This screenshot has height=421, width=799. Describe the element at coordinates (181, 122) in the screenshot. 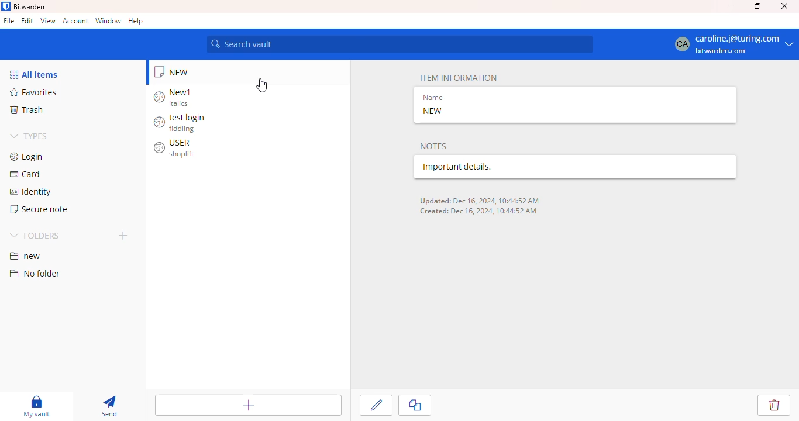

I see `"test login" login entry` at that location.